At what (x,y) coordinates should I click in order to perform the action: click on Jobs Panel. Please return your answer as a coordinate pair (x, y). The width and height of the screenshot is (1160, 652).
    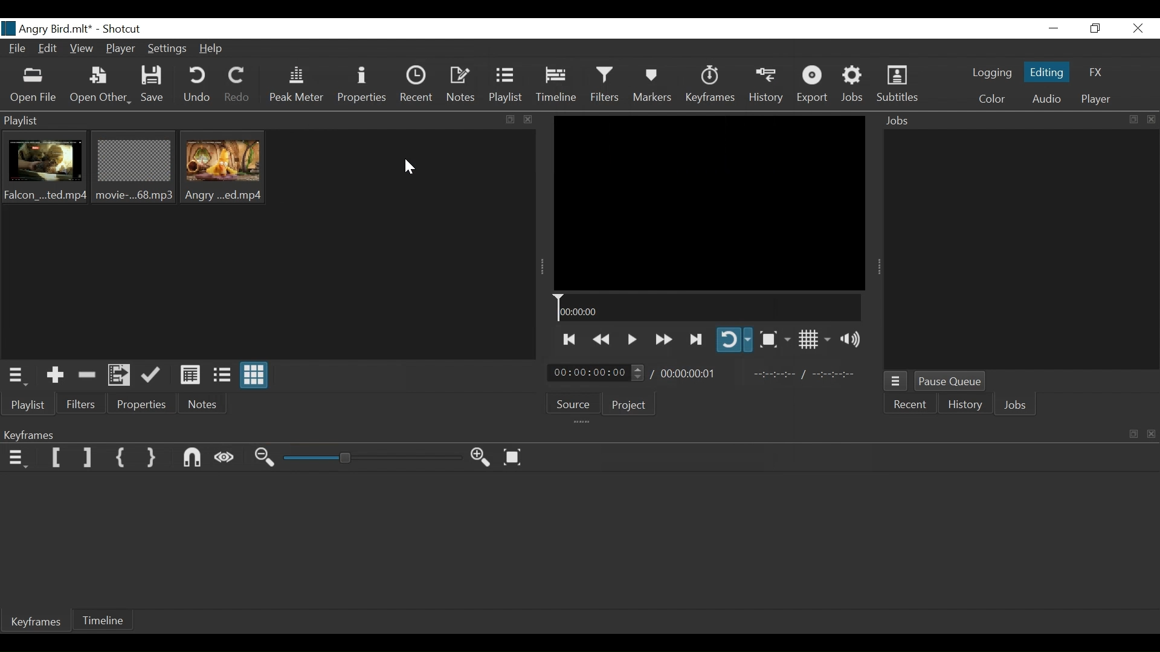
    Looking at the image, I should click on (1020, 251).